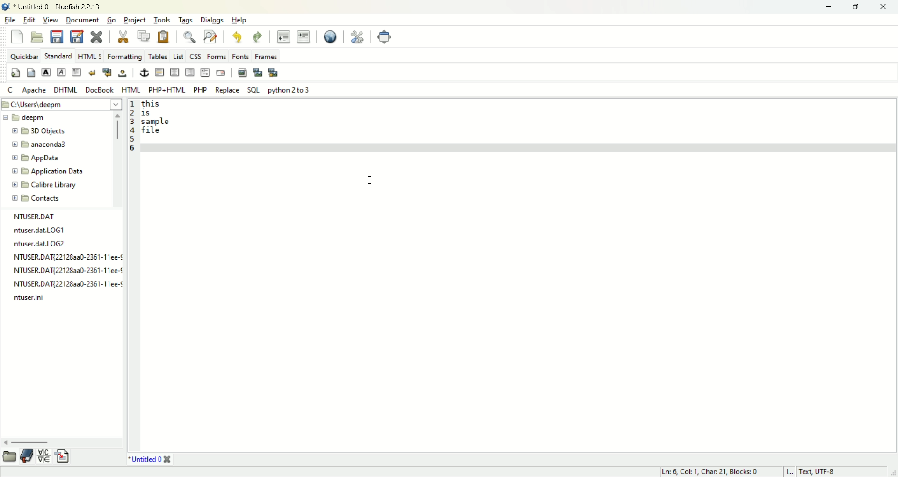 This screenshot has height=477, width=898. Describe the element at coordinates (42, 144) in the screenshot. I see `anaconda` at that location.